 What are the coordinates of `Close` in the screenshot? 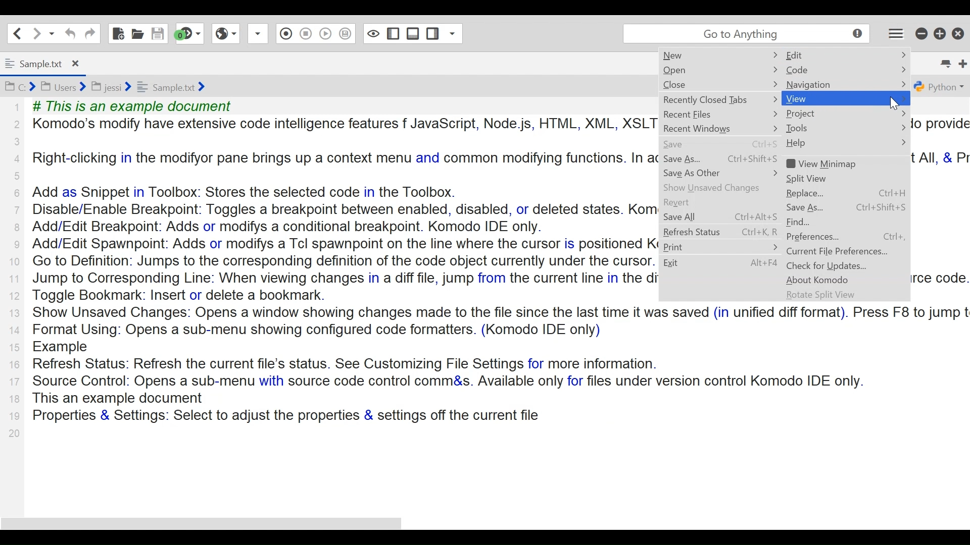 It's located at (685, 84).